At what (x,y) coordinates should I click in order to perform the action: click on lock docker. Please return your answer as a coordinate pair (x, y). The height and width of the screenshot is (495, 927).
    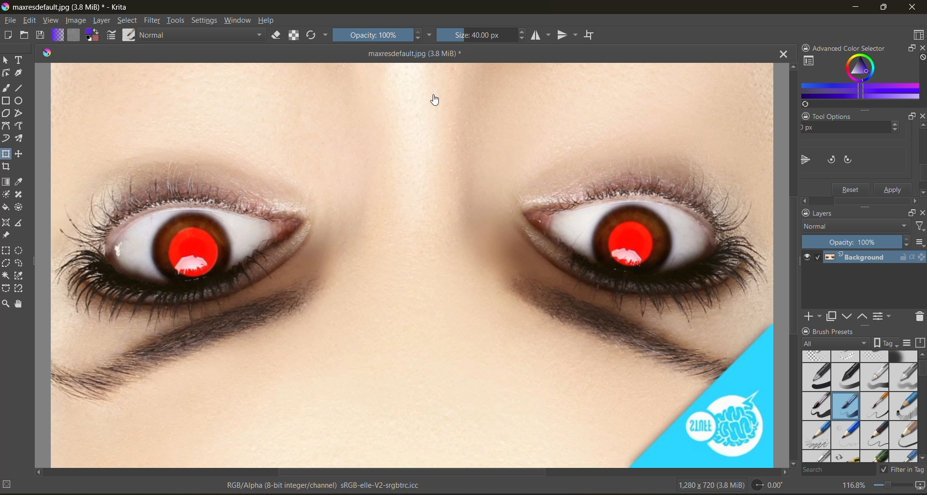
    Looking at the image, I should click on (805, 116).